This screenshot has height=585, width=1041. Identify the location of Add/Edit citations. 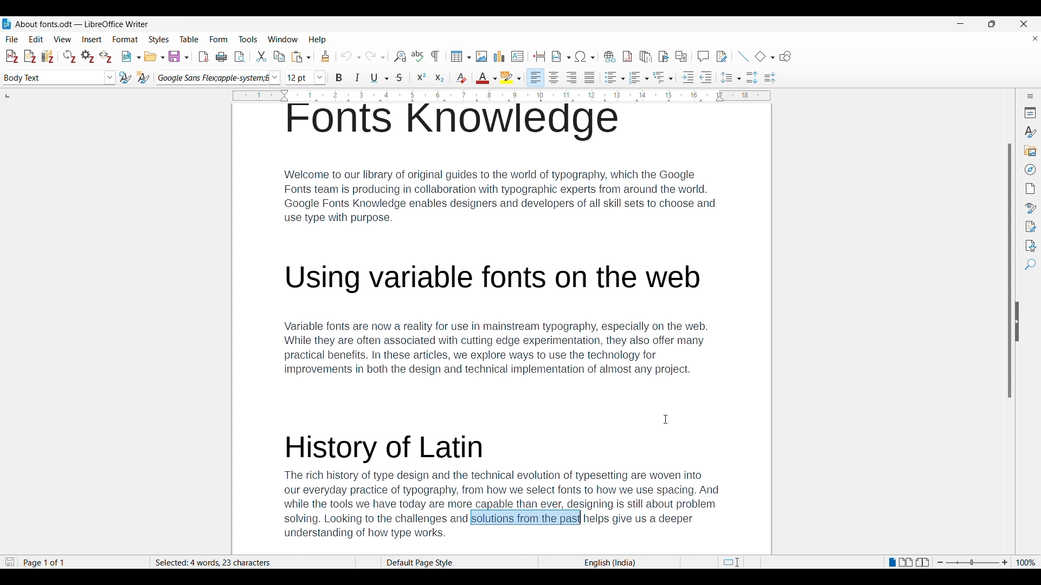
(12, 57).